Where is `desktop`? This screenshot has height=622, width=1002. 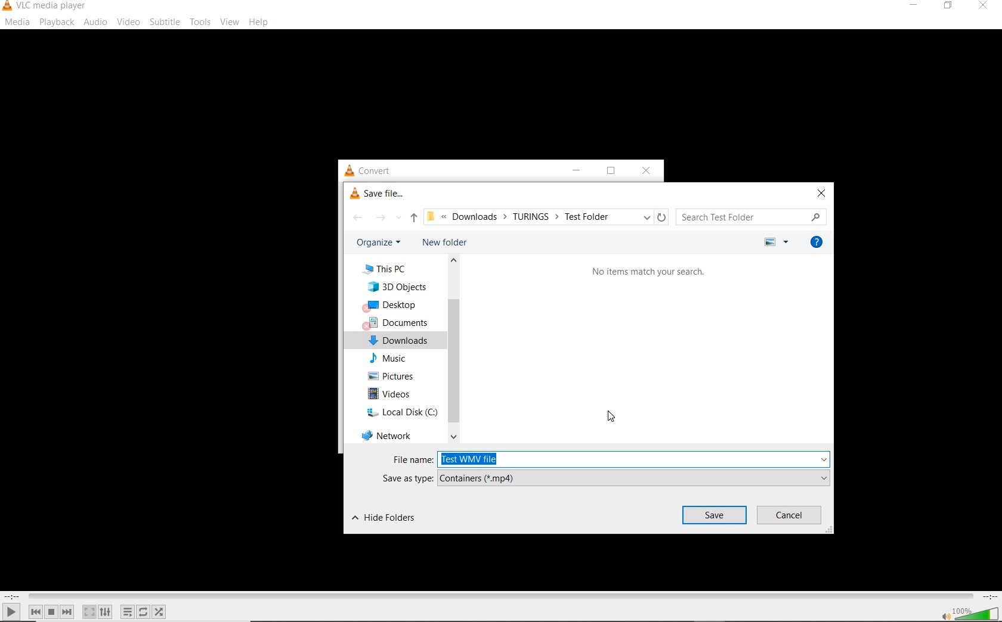
desktop is located at coordinates (391, 306).